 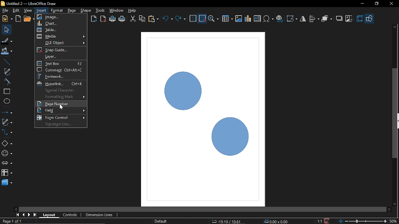 What do you see at coordinates (248, 19) in the screenshot?
I see `Diagram` at bounding box center [248, 19].